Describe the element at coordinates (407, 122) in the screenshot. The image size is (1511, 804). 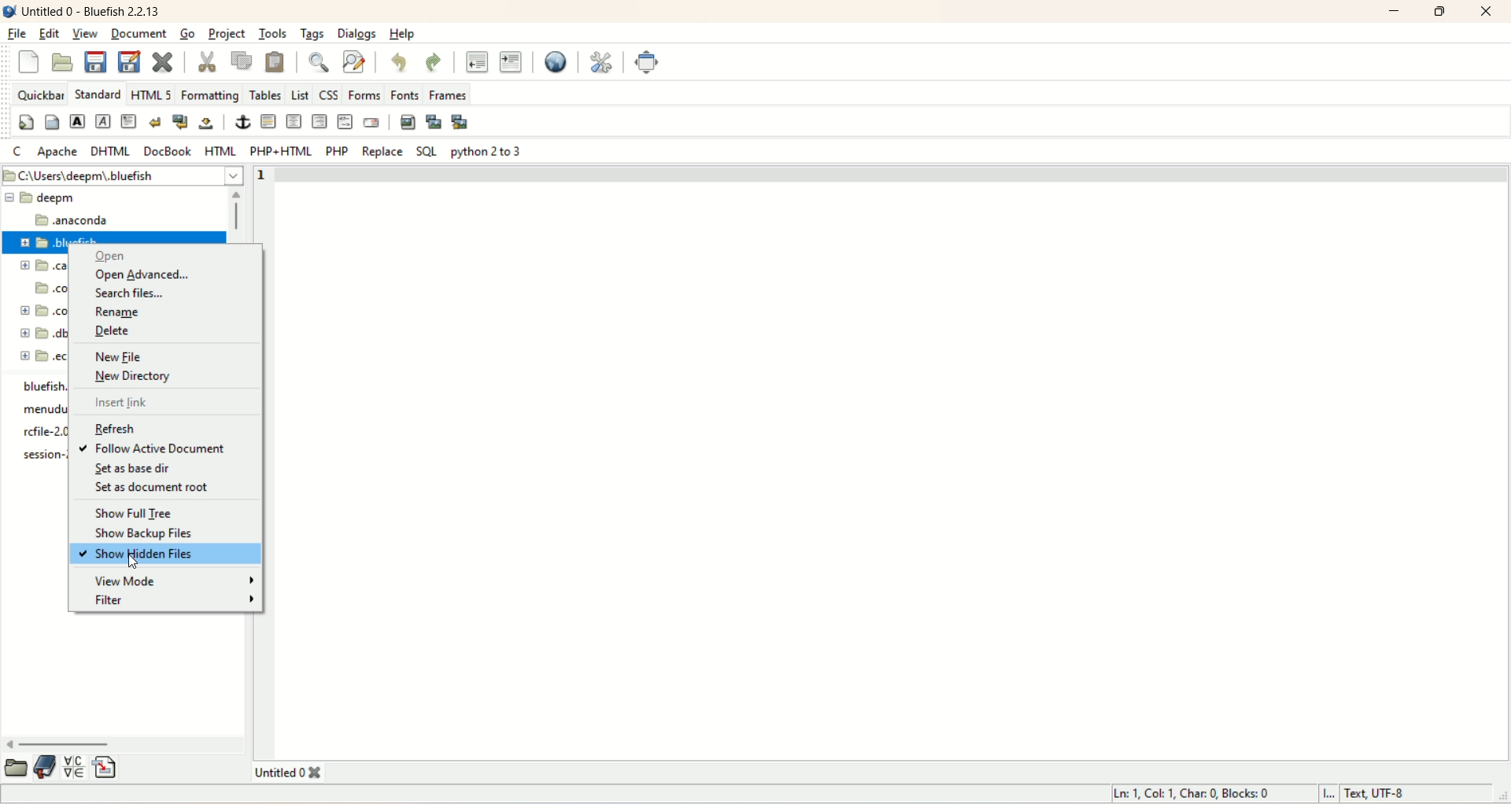
I see `insert image` at that location.